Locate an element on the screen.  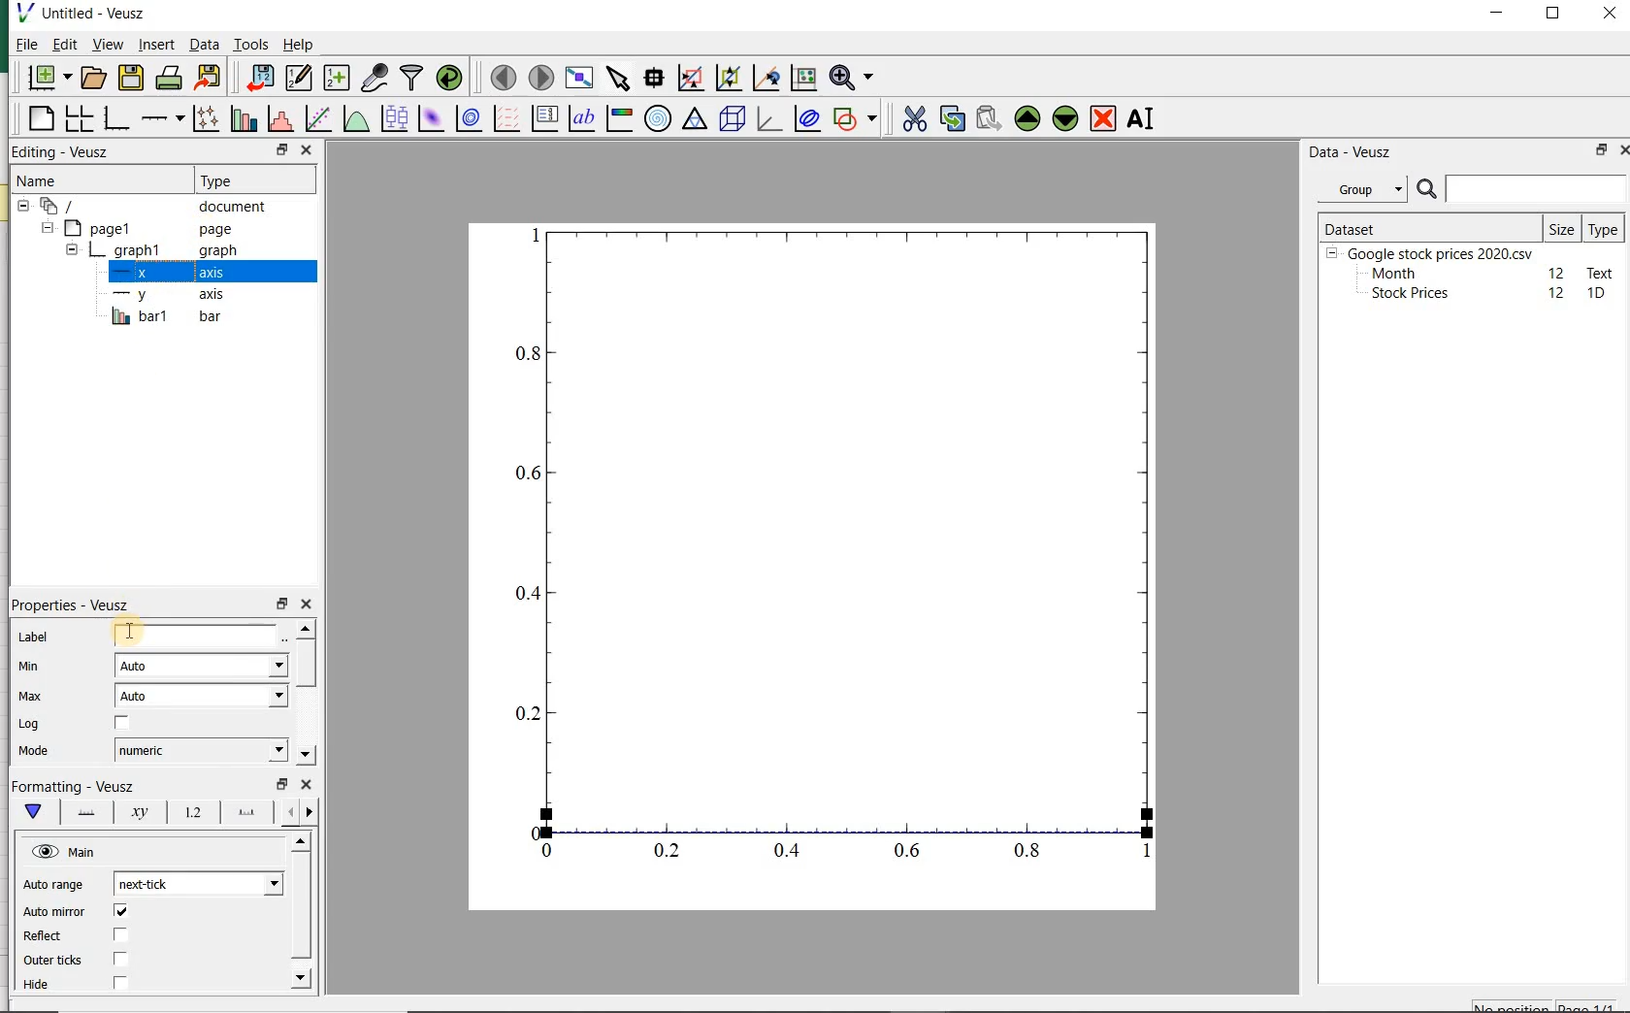
cut the selected widget is located at coordinates (916, 121).